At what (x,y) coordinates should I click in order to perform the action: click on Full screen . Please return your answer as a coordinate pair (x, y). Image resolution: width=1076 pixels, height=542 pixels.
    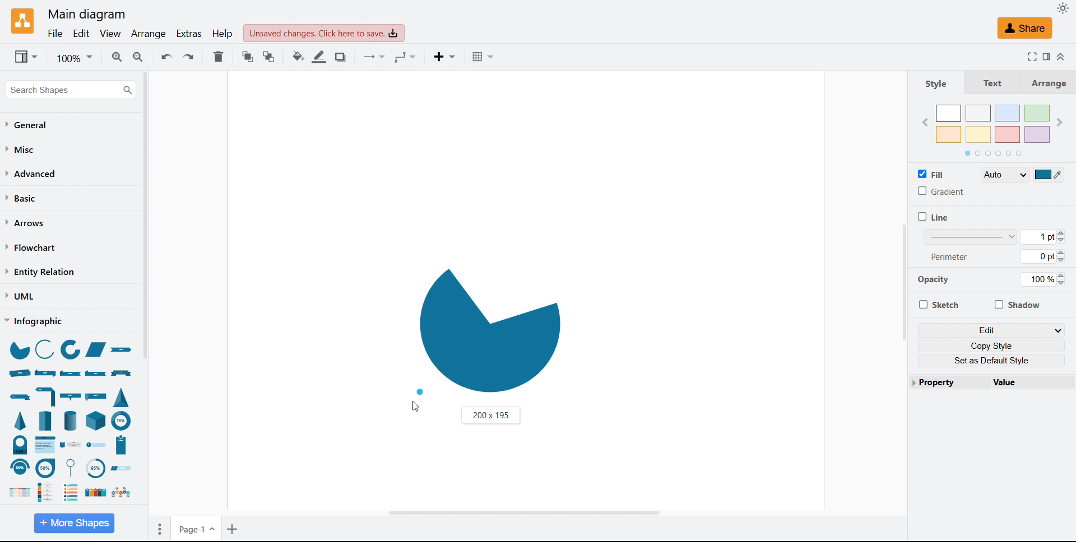
    Looking at the image, I should click on (1029, 56).